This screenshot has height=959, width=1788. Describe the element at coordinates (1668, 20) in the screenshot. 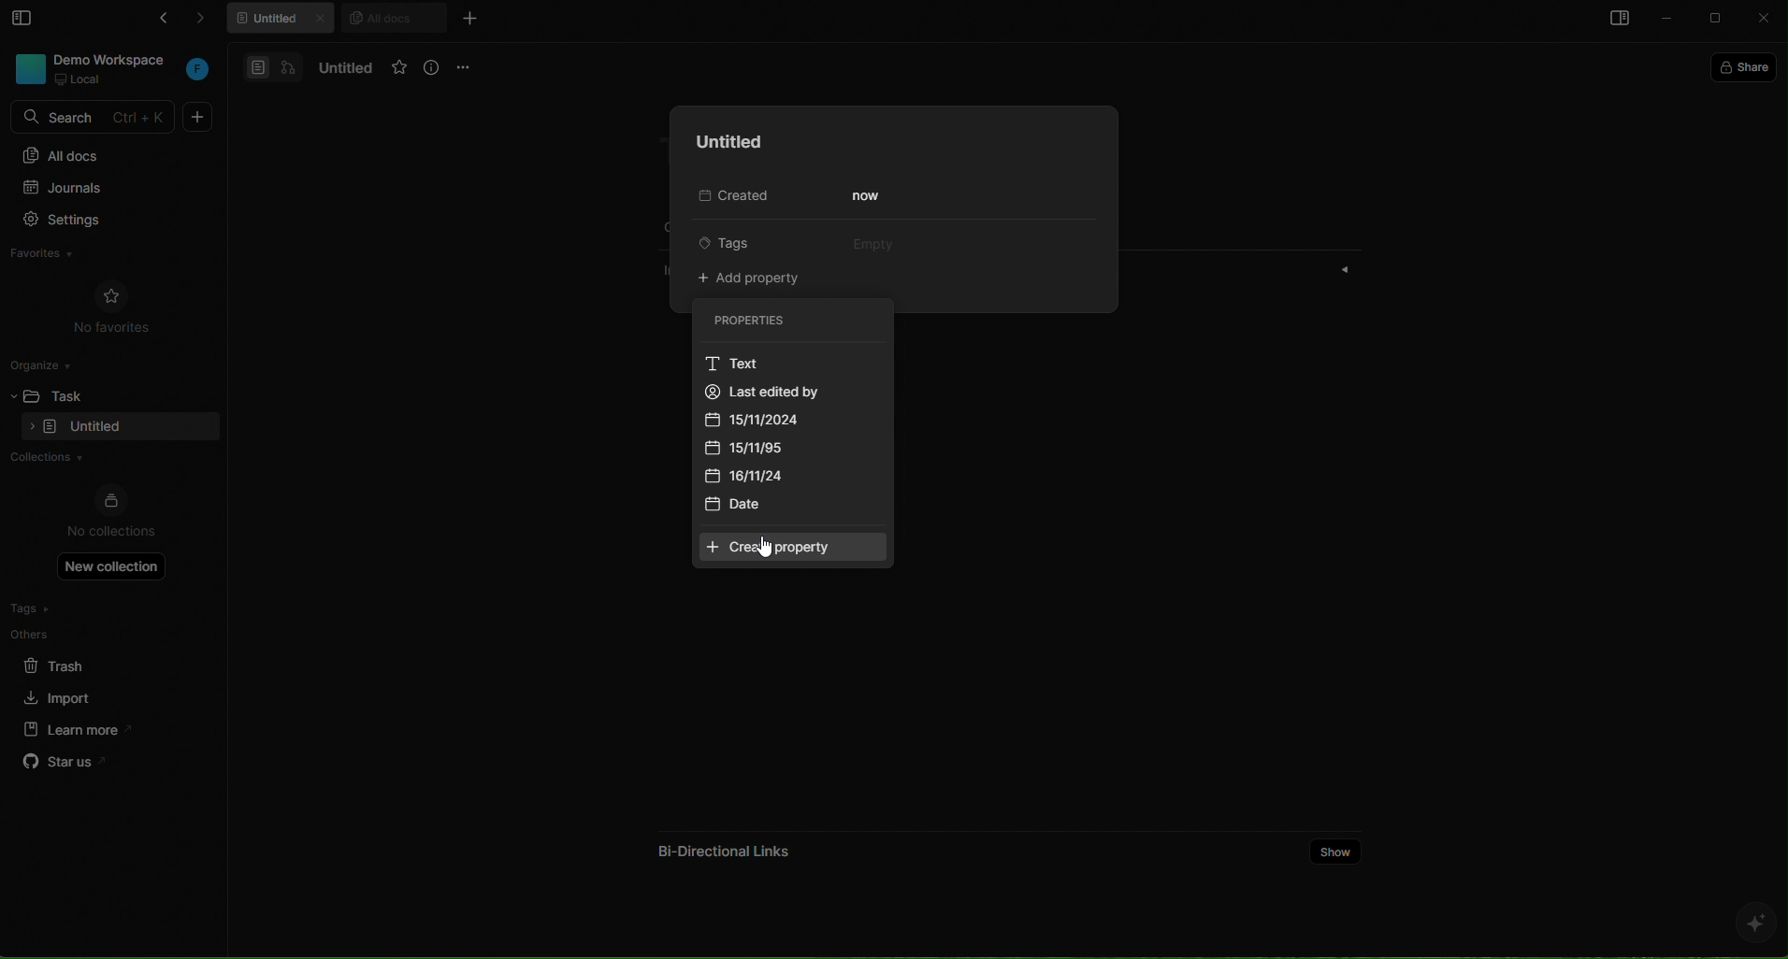

I see `minimize` at that location.